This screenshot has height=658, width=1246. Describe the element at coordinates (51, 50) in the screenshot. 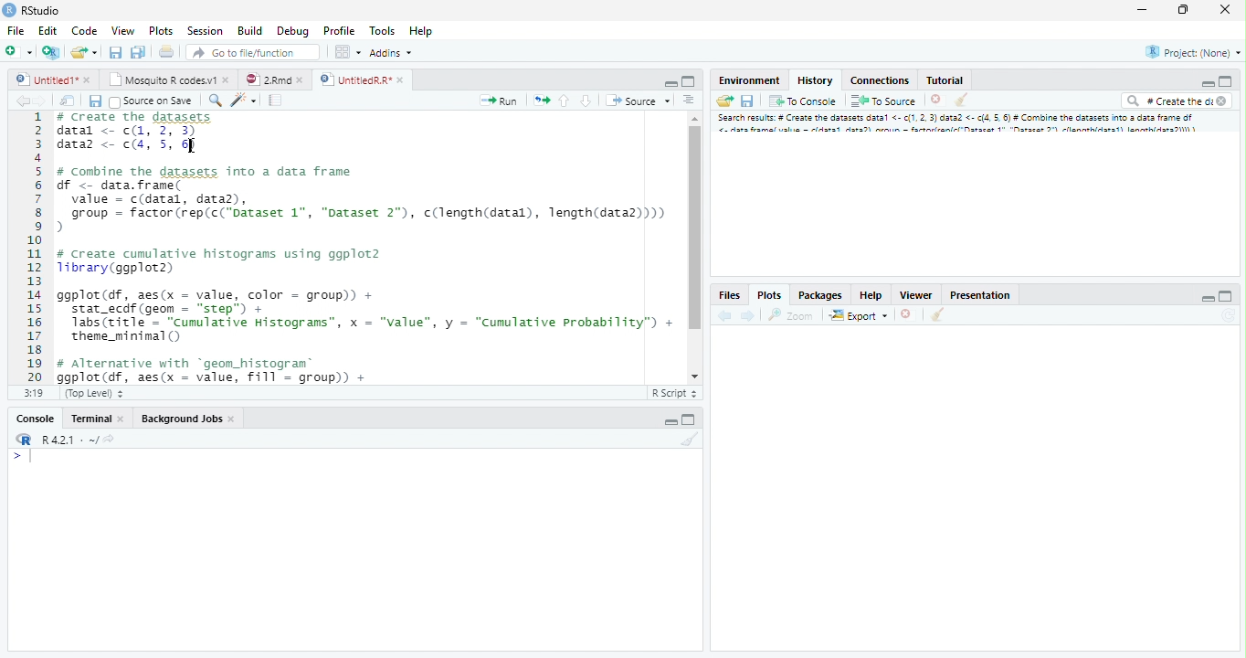

I see `Create a project` at that location.